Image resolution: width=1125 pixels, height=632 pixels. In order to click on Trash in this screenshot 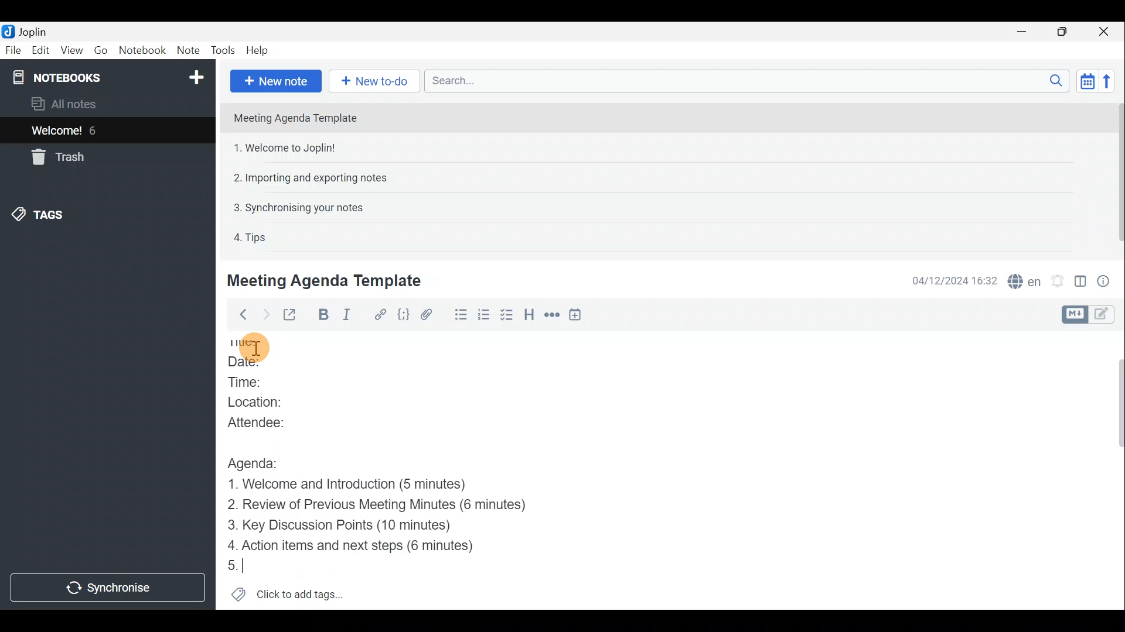, I will do `click(56, 157)`.